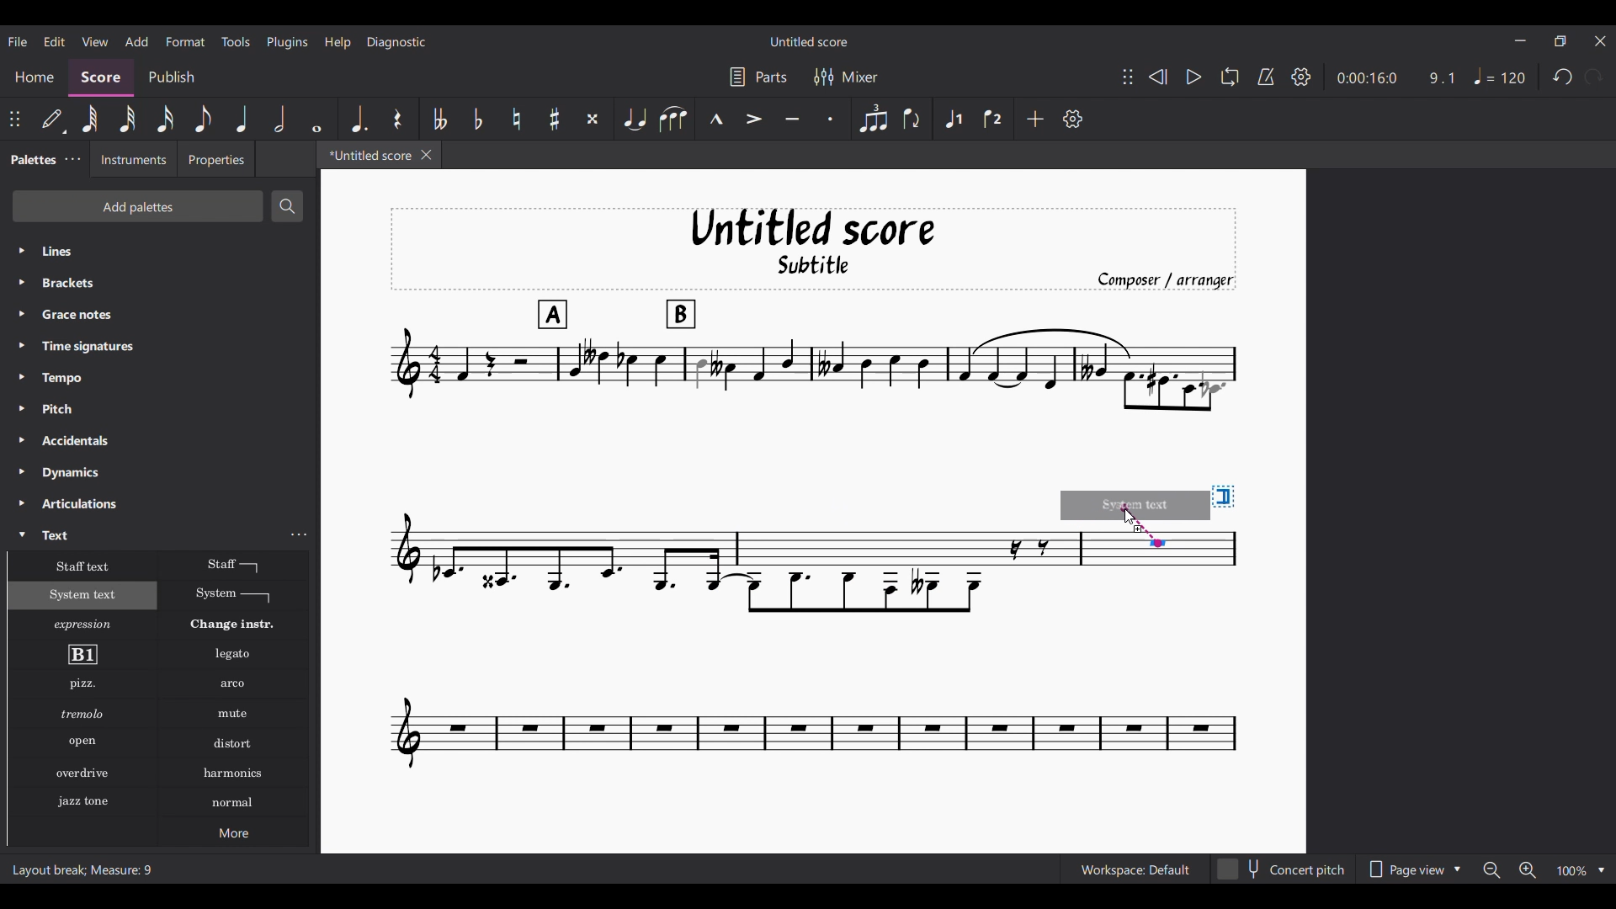 Image resolution: width=1616 pixels, height=909 pixels. What do you see at coordinates (793, 120) in the screenshot?
I see `Tenuto` at bounding box center [793, 120].